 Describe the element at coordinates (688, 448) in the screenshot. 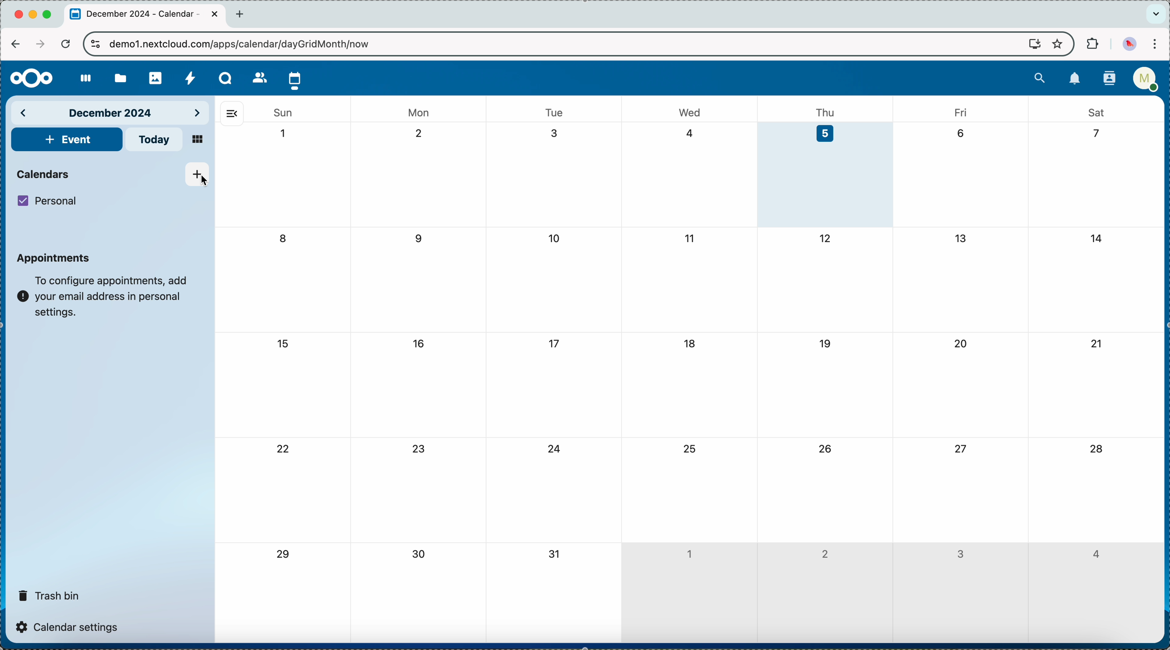

I see `25` at that location.